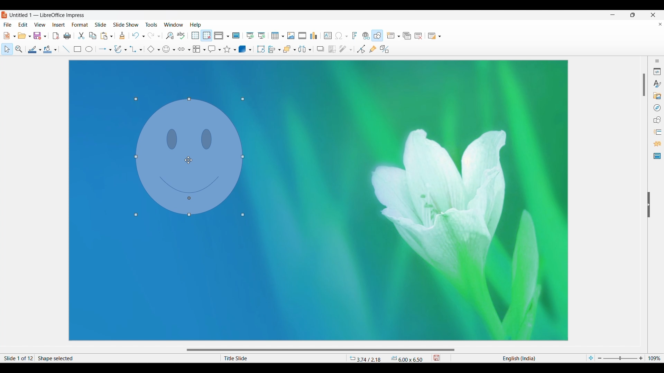 Image resolution: width=664 pixels, height=373 pixels. I want to click on Insert textbox, so click(328, 36).